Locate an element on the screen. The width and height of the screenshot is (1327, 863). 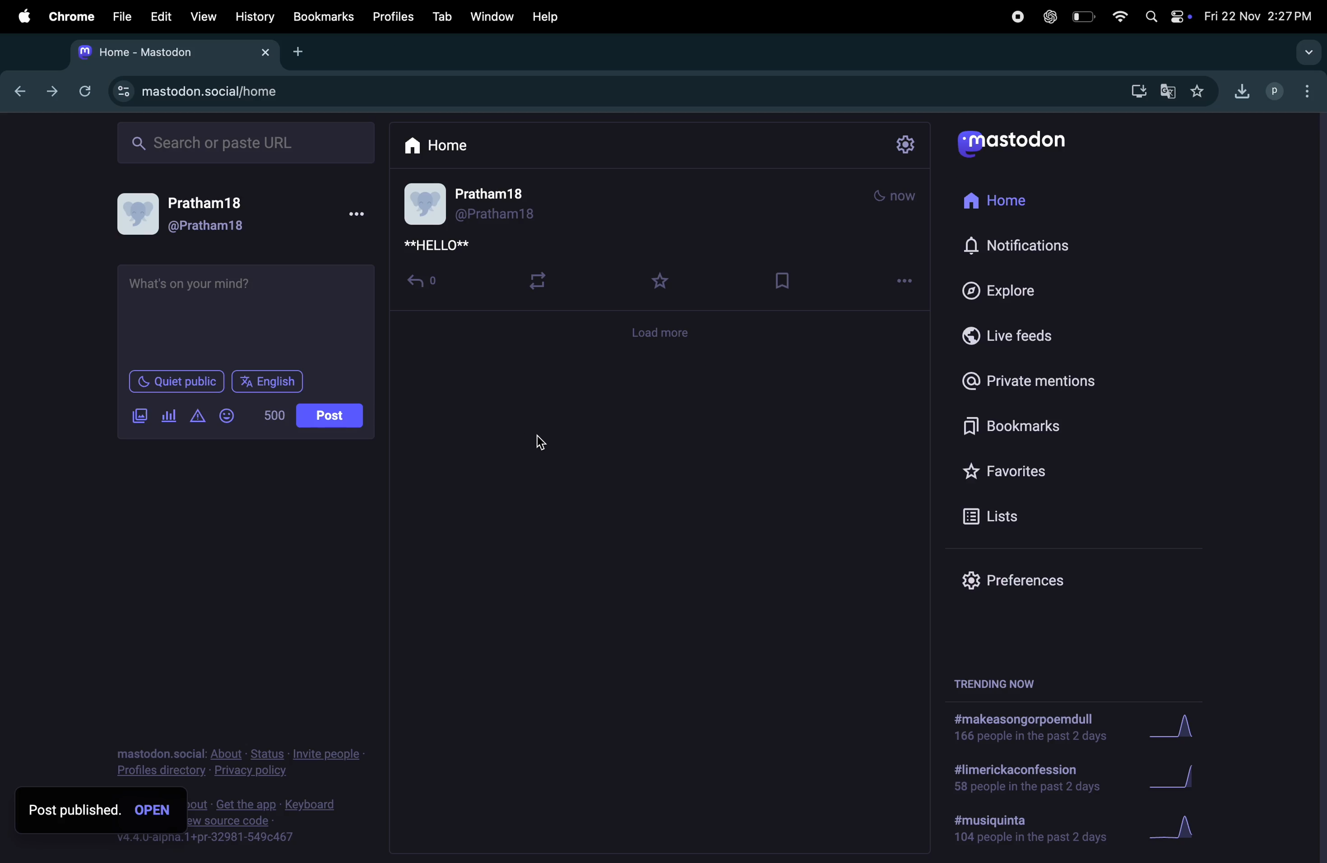
more options is located at coordinates (906, 282).